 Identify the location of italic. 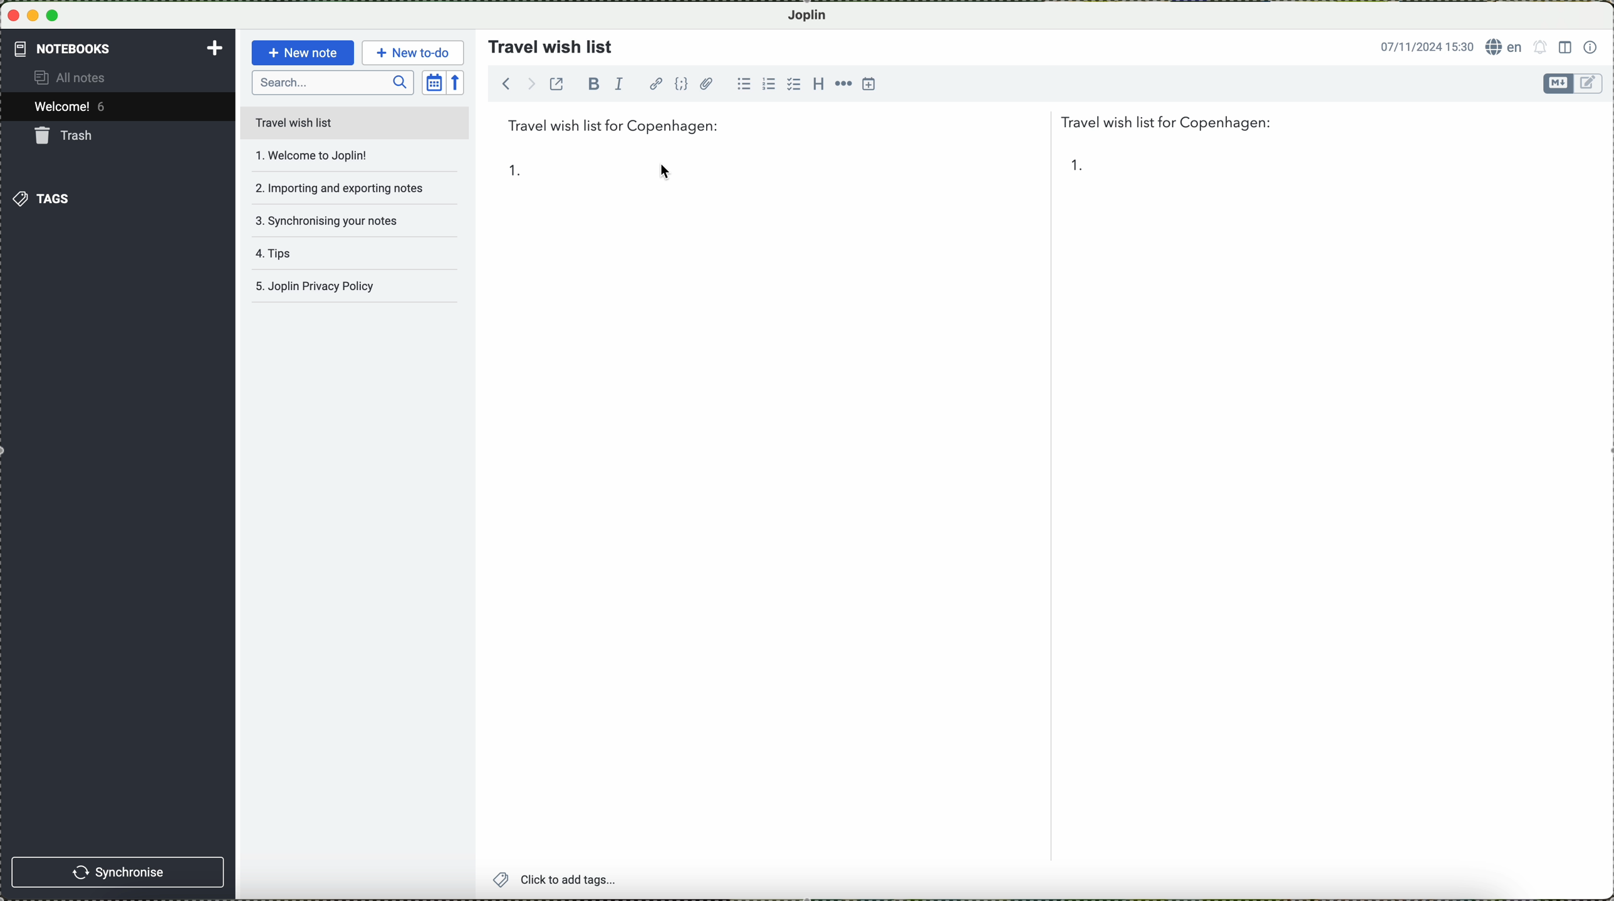
(623, 85).